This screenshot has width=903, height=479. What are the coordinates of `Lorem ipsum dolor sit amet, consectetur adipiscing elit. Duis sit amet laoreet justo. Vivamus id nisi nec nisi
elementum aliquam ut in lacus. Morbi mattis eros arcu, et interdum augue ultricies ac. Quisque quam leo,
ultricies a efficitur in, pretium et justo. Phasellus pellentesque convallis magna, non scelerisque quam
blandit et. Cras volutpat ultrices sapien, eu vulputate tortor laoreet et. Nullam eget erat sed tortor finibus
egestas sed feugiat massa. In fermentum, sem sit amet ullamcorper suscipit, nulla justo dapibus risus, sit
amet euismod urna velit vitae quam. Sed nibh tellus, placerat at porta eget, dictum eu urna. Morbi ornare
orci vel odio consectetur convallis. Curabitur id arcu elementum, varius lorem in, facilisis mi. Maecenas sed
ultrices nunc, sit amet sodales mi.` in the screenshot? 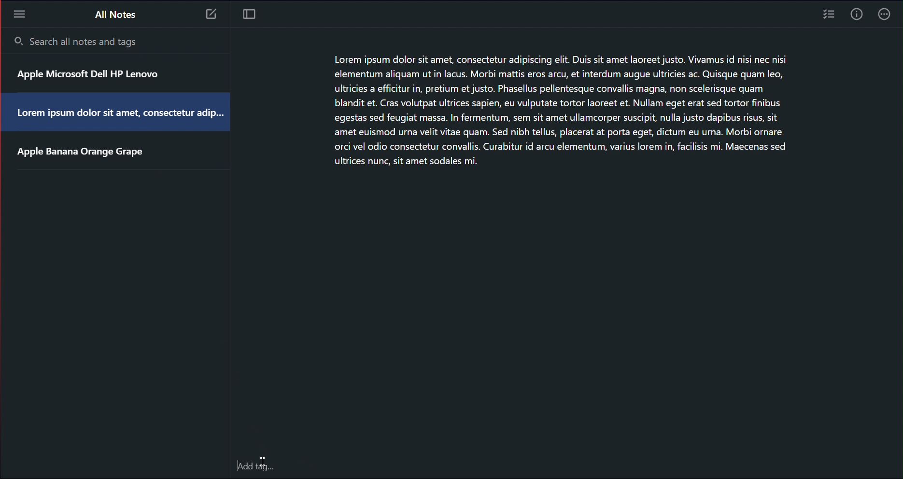 It's located at (558, 111).